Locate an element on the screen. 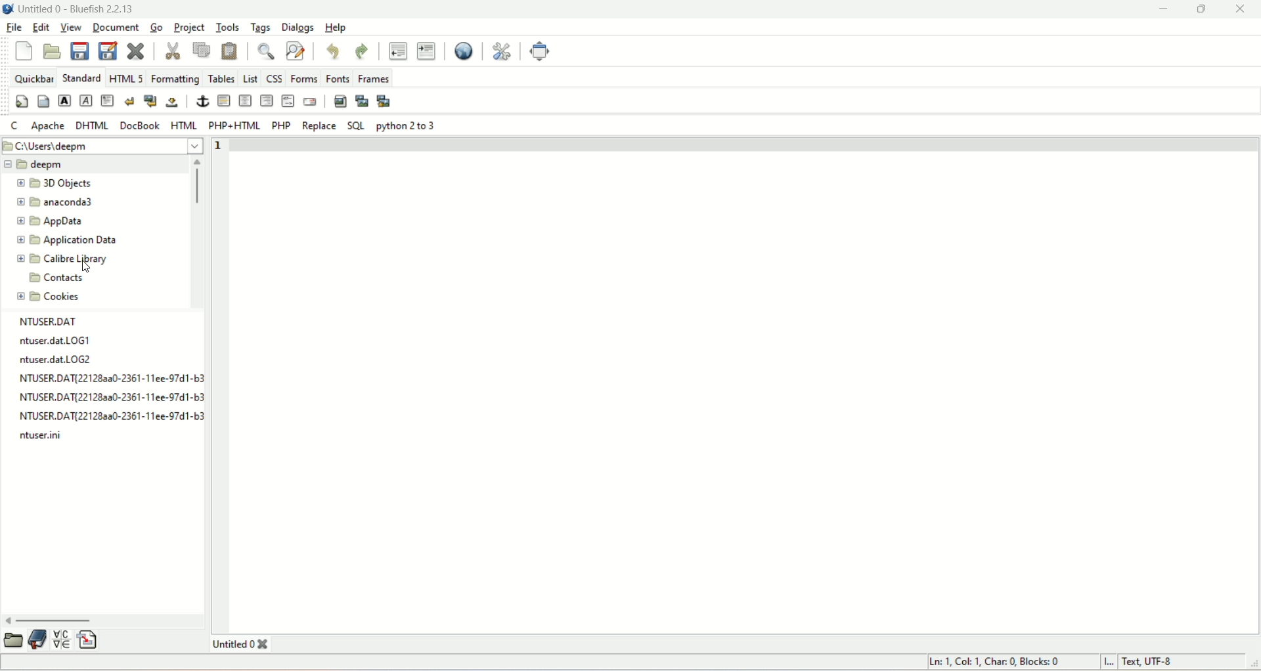  center is located at coordinates (246, 100).